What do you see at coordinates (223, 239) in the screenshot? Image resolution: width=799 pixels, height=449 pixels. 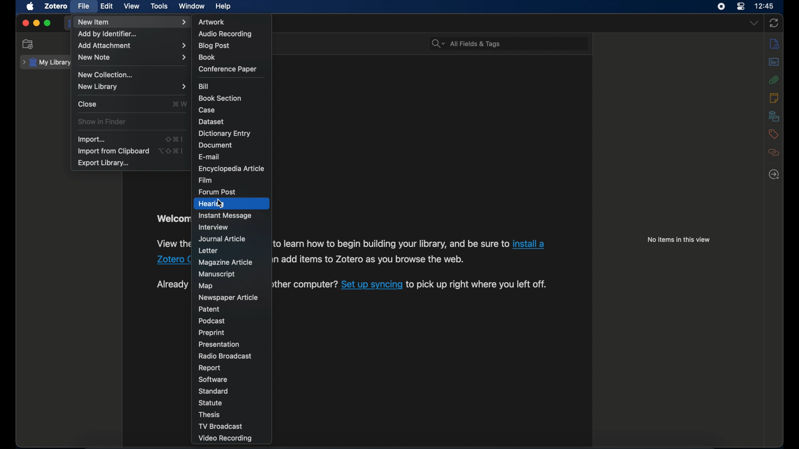 I see `journal article` at bounding box center [223, 239].